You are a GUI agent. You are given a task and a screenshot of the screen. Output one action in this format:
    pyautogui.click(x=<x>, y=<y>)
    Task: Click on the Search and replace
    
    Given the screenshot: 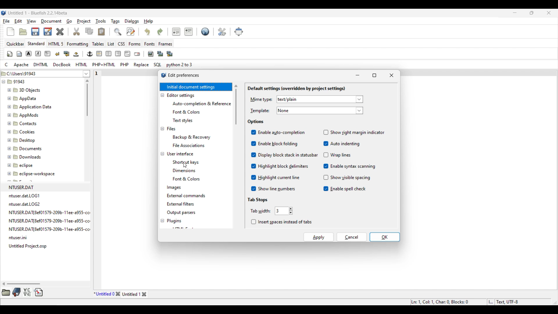 What is the action you would take?
    pyautogui.click(x=124, y=31)
    